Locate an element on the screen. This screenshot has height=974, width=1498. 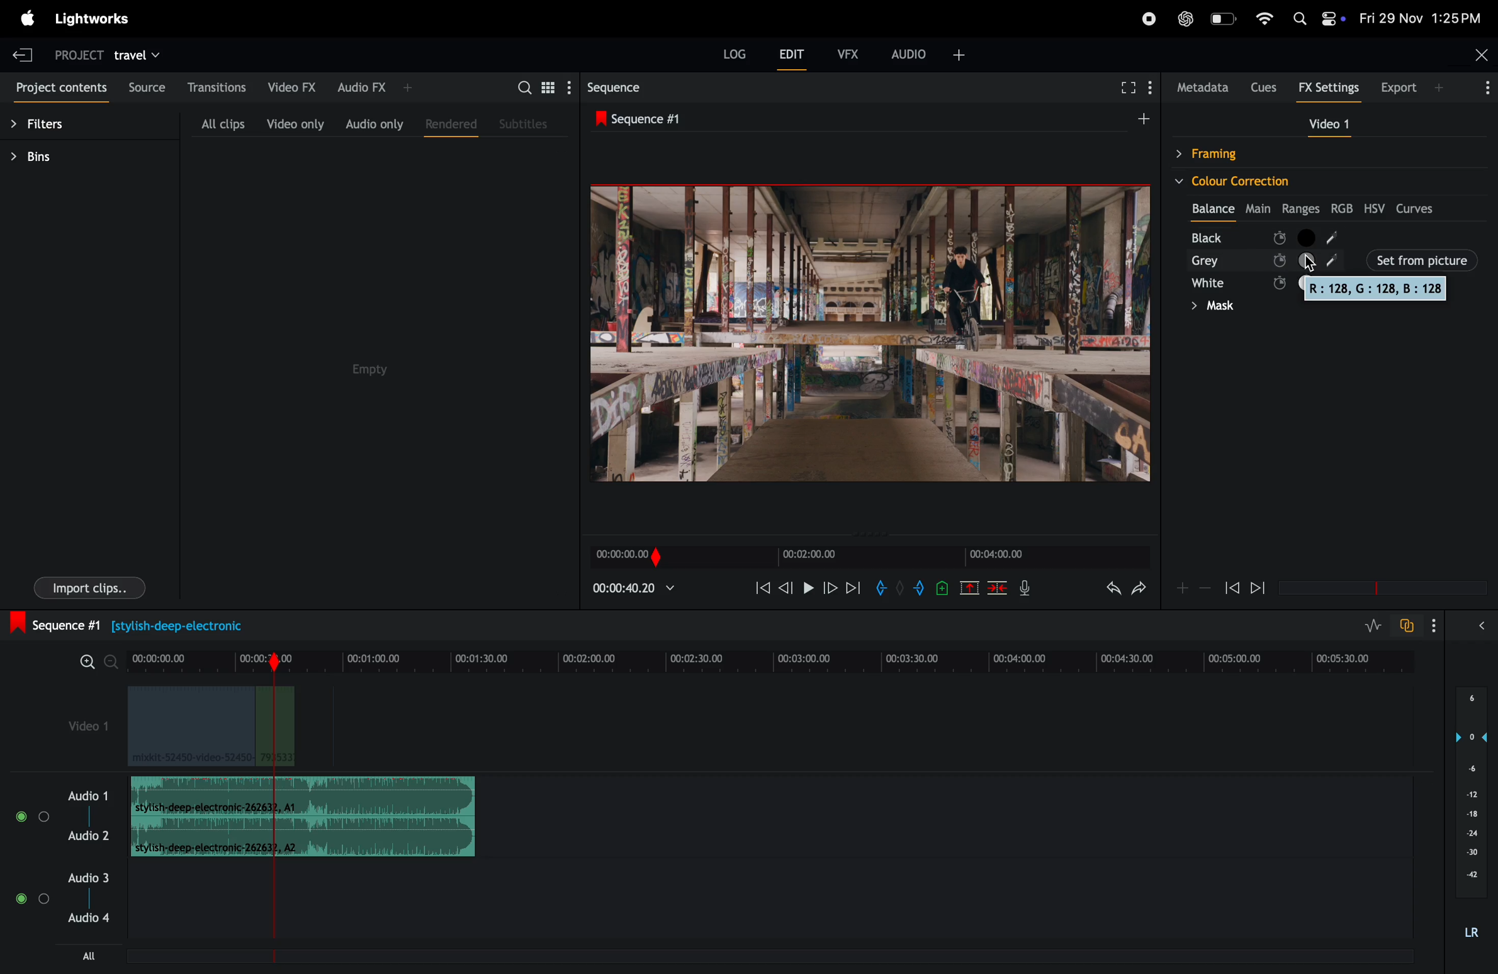
forward play is located at coordinates (853, 590).